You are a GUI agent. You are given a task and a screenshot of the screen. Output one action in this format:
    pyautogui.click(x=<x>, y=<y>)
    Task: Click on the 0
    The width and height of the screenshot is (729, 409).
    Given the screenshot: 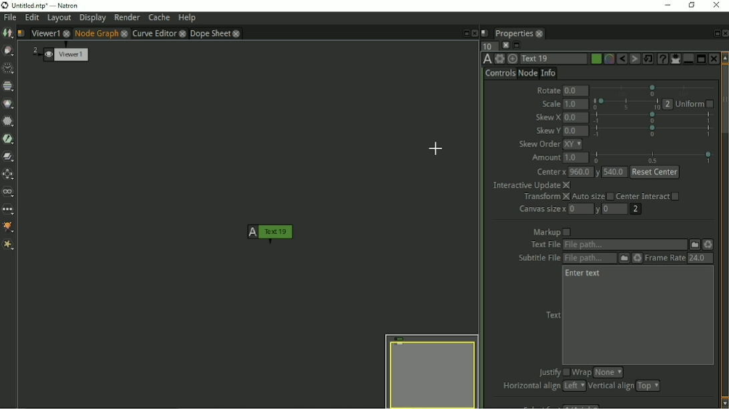 What is the action you would take?
    pyautogui.click(x=614, y=208)
    